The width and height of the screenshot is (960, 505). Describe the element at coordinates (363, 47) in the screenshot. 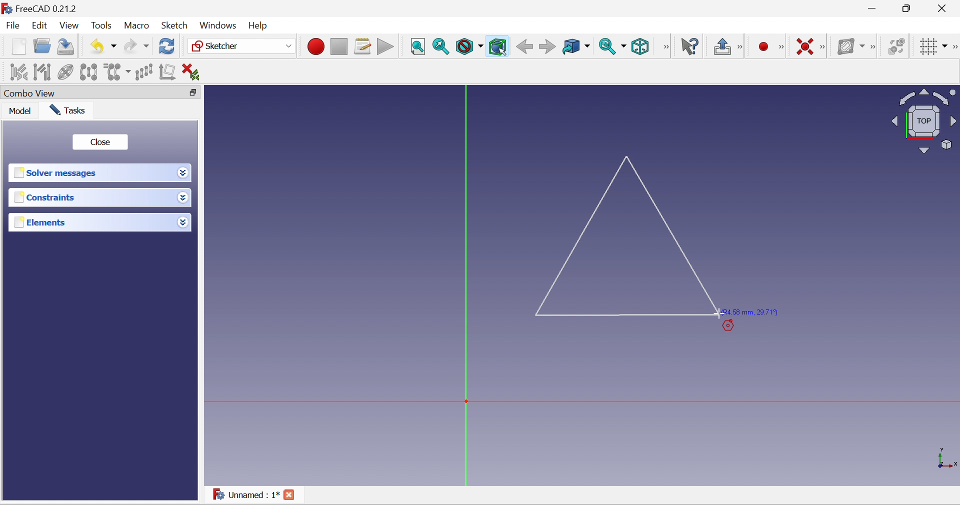

I see `Macros` at that location.